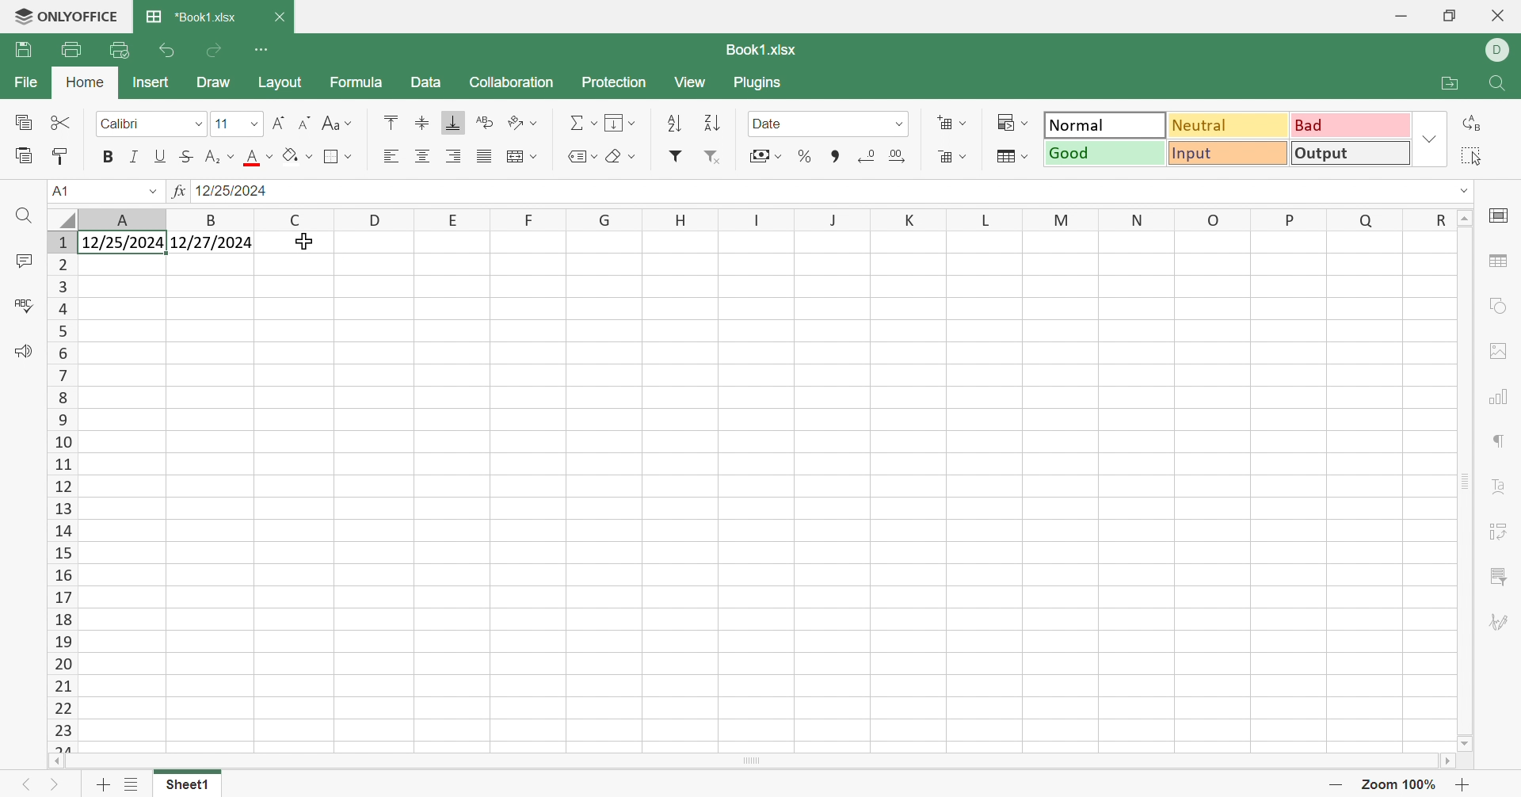  Describe the element at coordinates (63, 124) in the screenshot. I see `Cut` at that location.